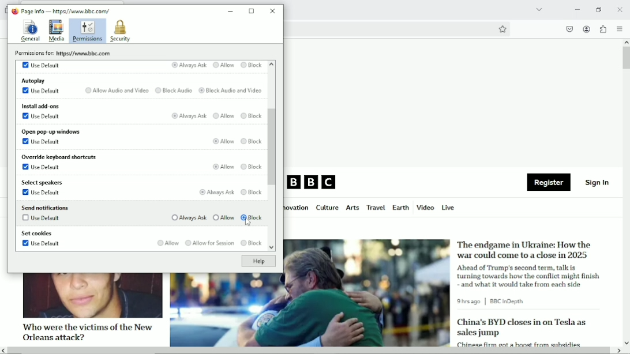  What do you see at coordinates (352, 209) in the screenshot?
I see `Arts` at bounding box center [352, 209].